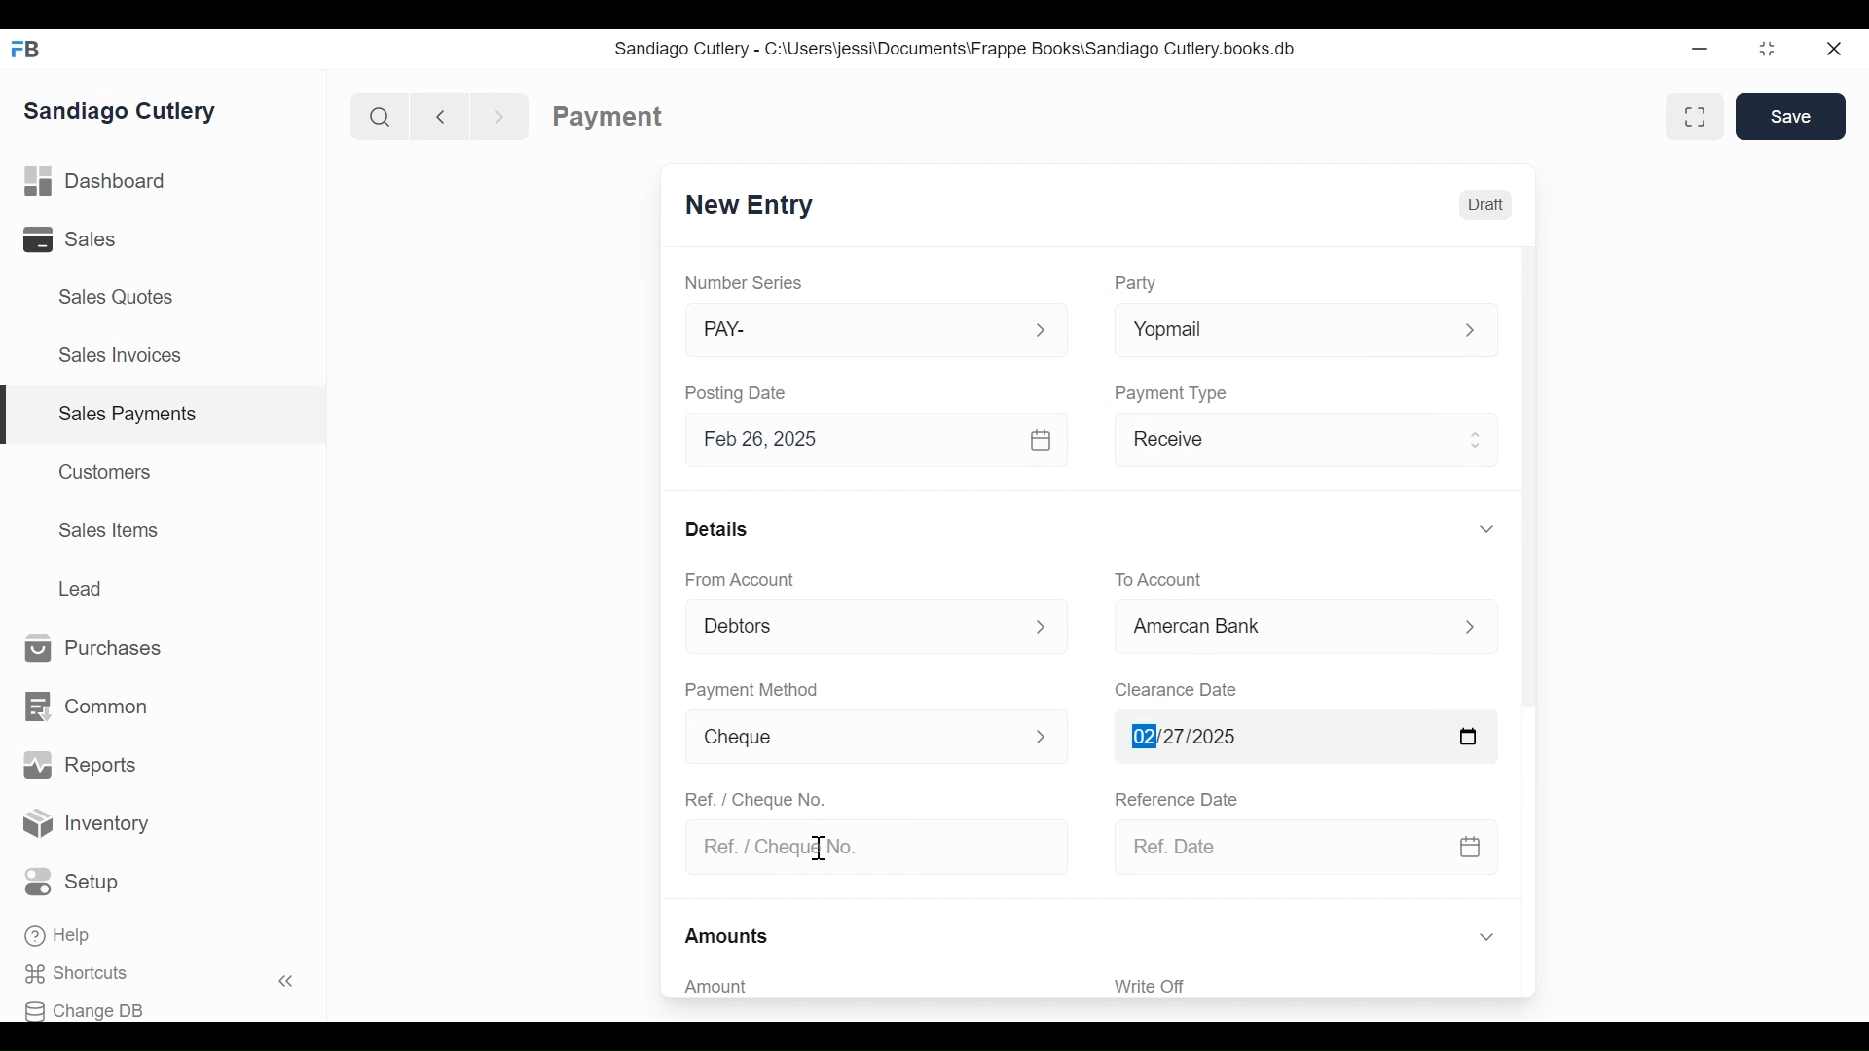 The width and height of the screenshot is (1869, 1051). Describe the element at coordinates (84, 239) in the screenshot. I see `Sales` at that location.